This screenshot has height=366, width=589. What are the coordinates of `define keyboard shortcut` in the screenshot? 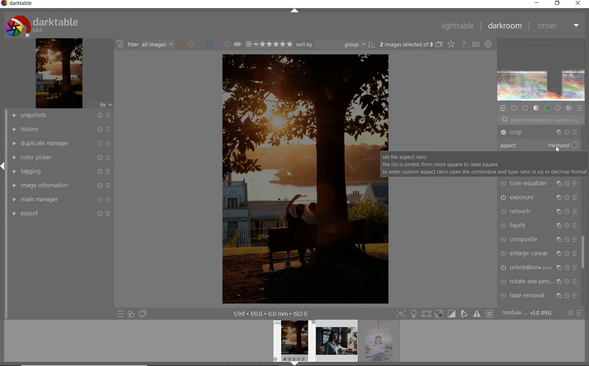 It's located at (475, 44).